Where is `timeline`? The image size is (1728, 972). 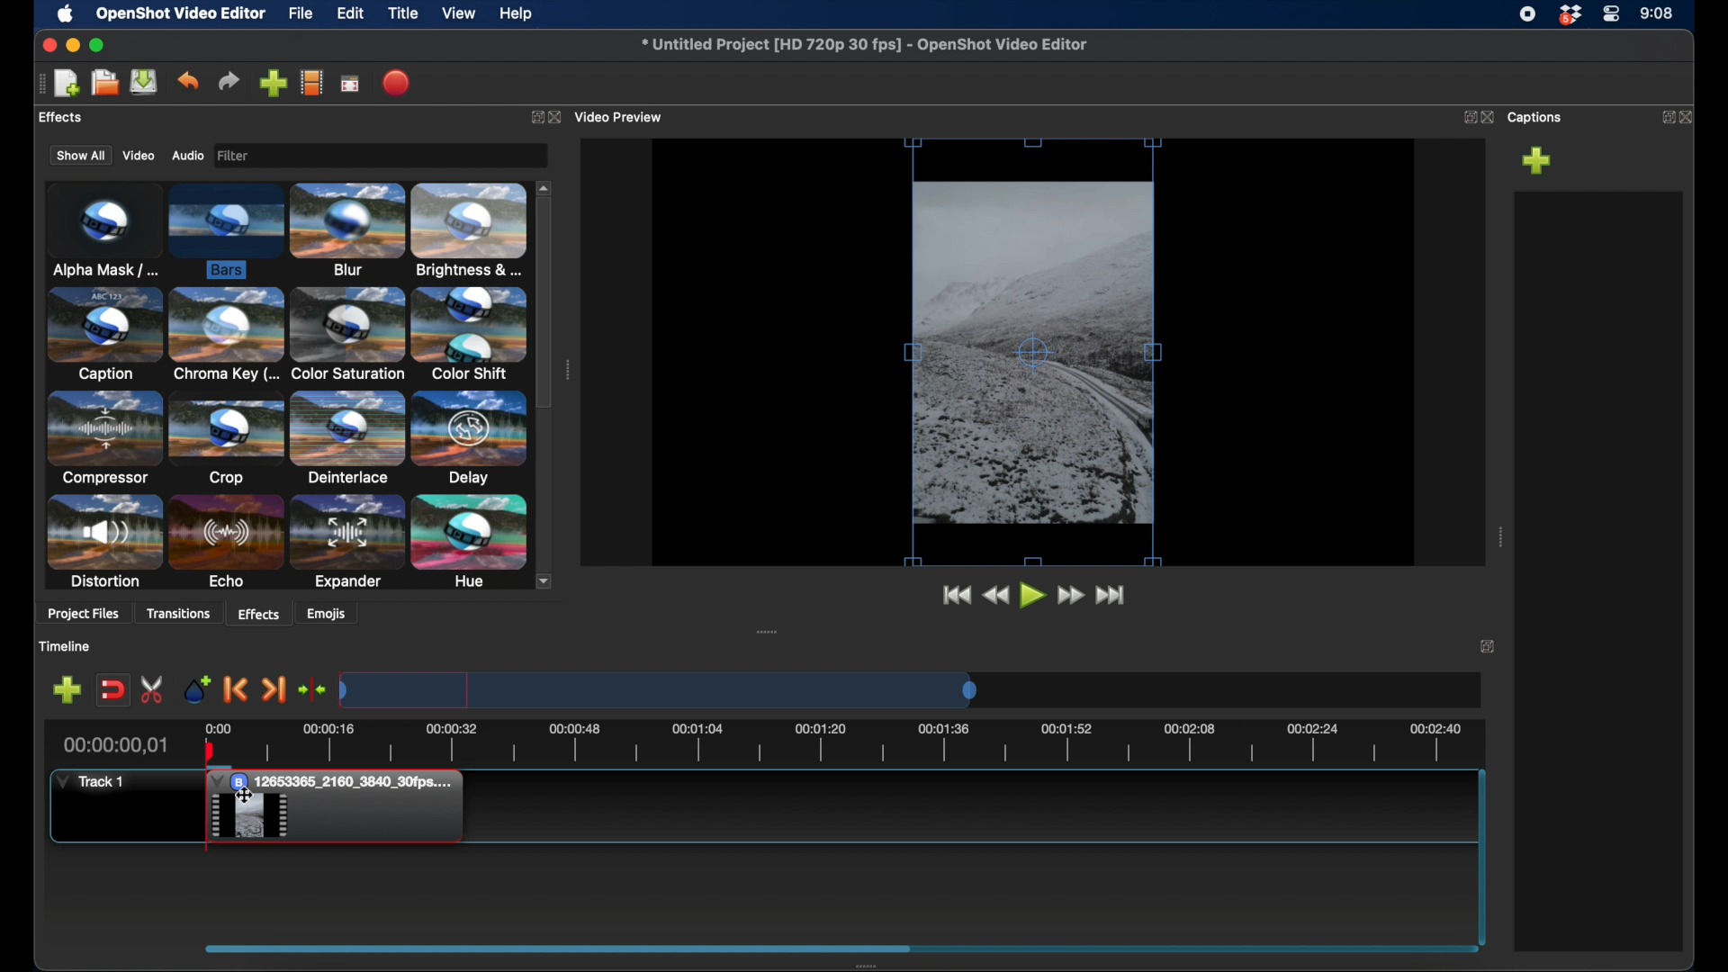 timeline is located at coordinates (67, 646).